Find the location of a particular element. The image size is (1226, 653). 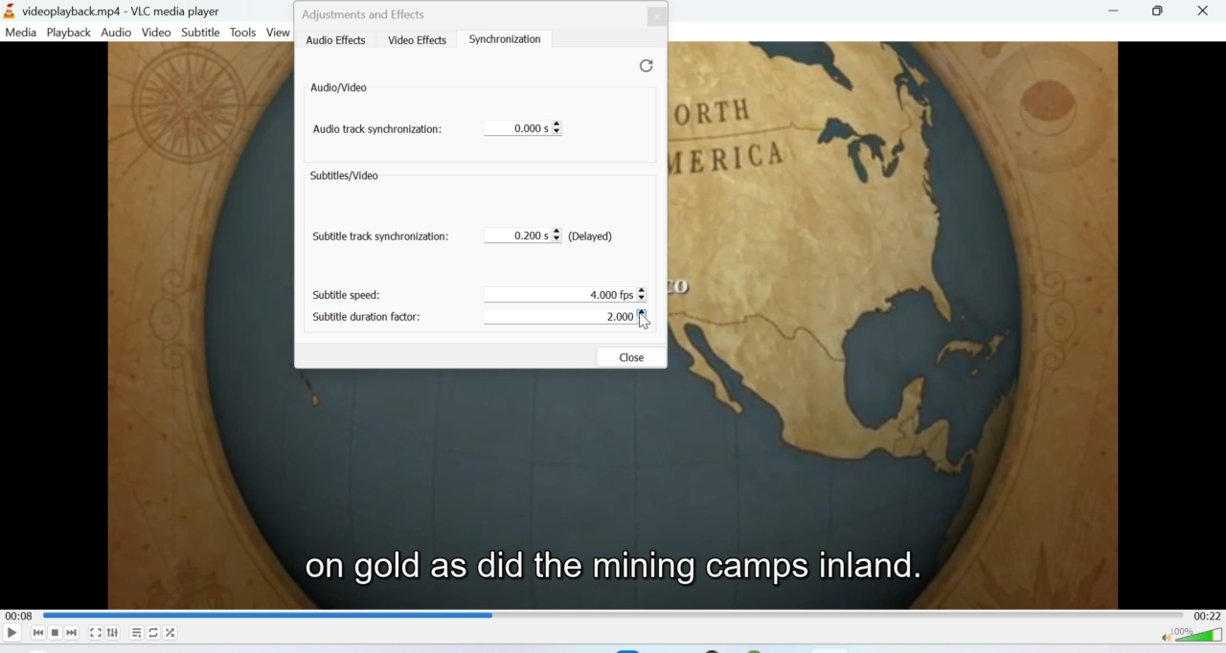

subtitle track synchronization: is located at coordinates (380, 237).